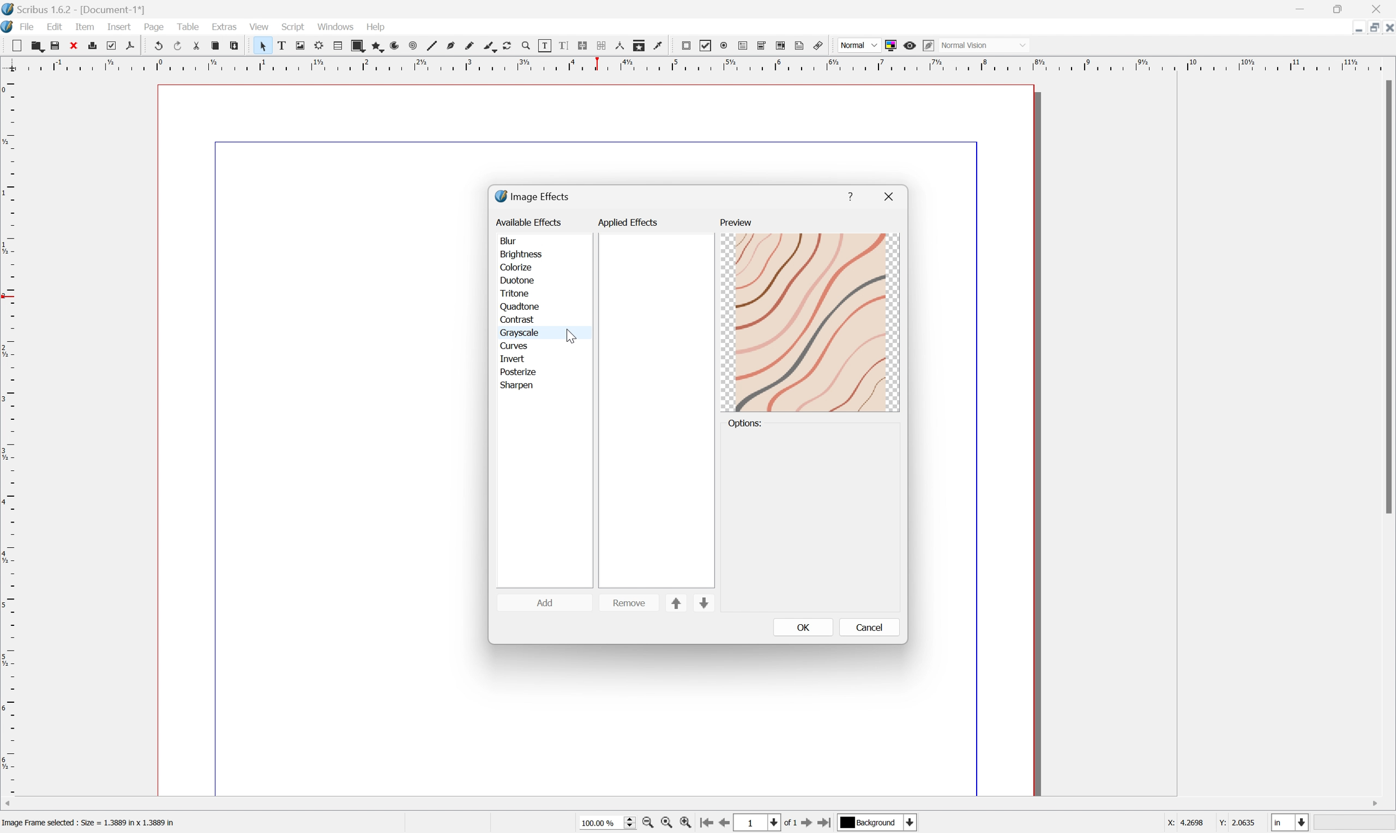 The width and height of the screenshot is (1396, 833). What do you see at coordinates (400, 47) in the screenshot?
I see `Arc` at bounding box center [400, 47].